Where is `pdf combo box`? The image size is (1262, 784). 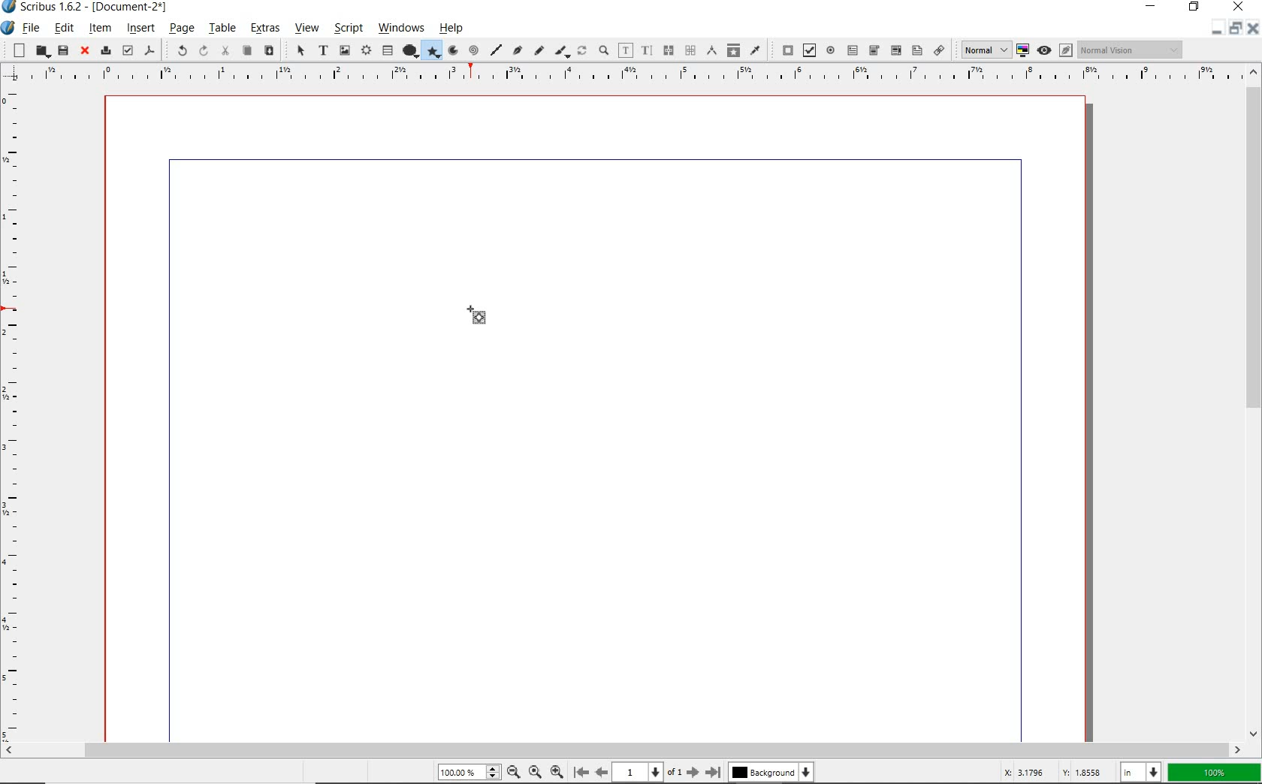 pdf combo box is located at coordinates (895, 50).